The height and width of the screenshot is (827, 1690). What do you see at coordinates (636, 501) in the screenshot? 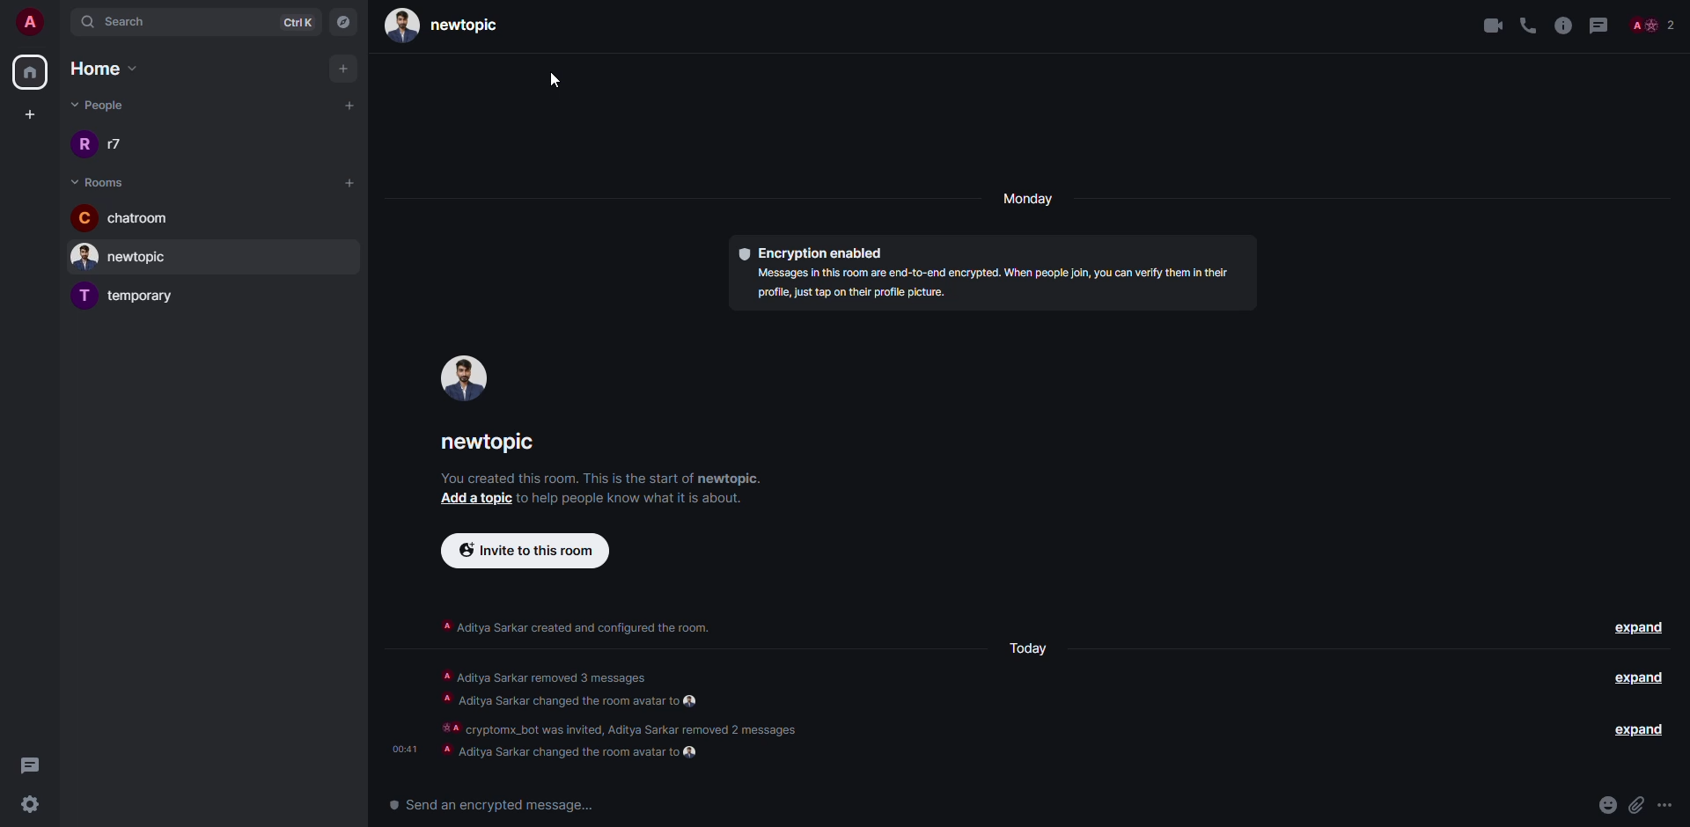
I see `info` at bounding box center [636, 501].